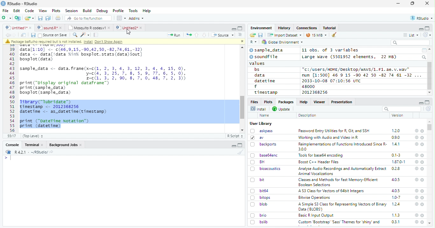  Describe the element at coordinates (308, 86) in the screenshot. I see `48000` at that location.